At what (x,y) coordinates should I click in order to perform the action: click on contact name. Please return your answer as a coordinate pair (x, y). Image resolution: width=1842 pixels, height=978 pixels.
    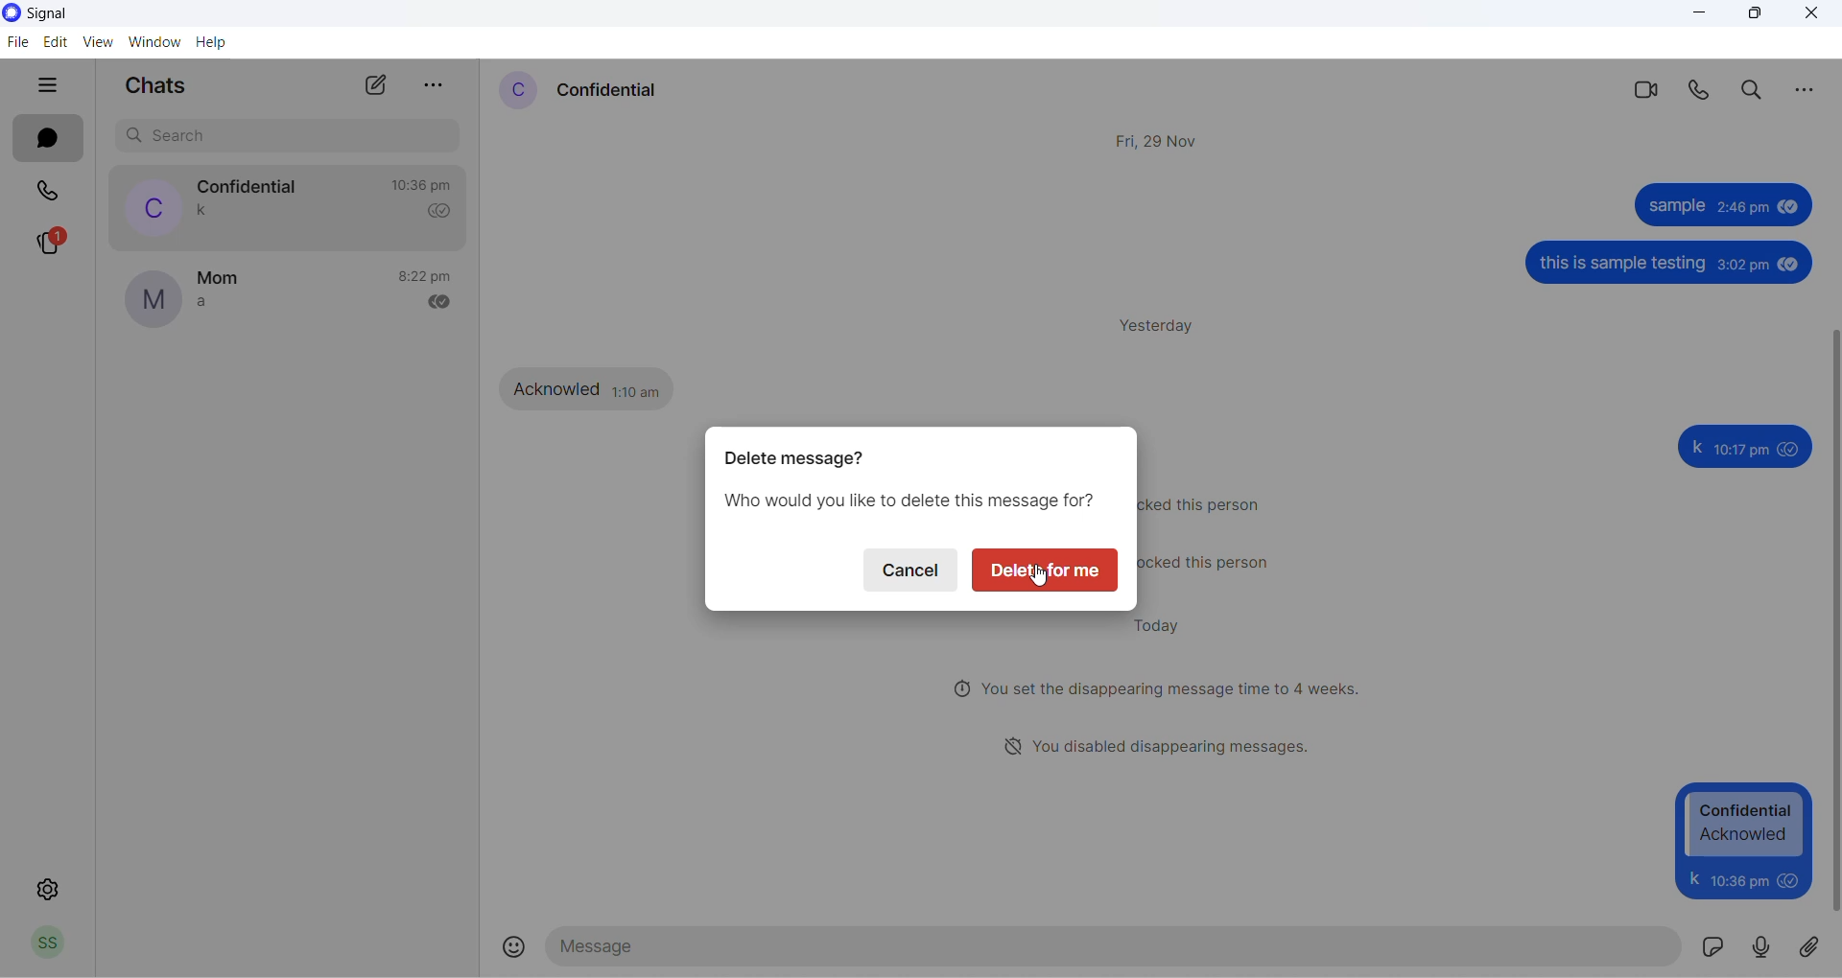
    Looking at the image, I should click on (227, 279).